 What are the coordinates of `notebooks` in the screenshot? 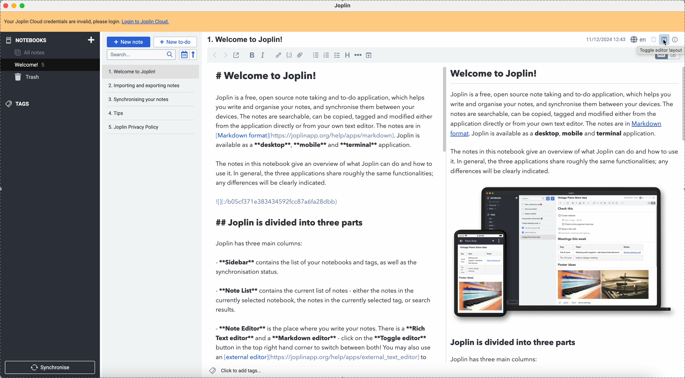 It's located at (49, 40).